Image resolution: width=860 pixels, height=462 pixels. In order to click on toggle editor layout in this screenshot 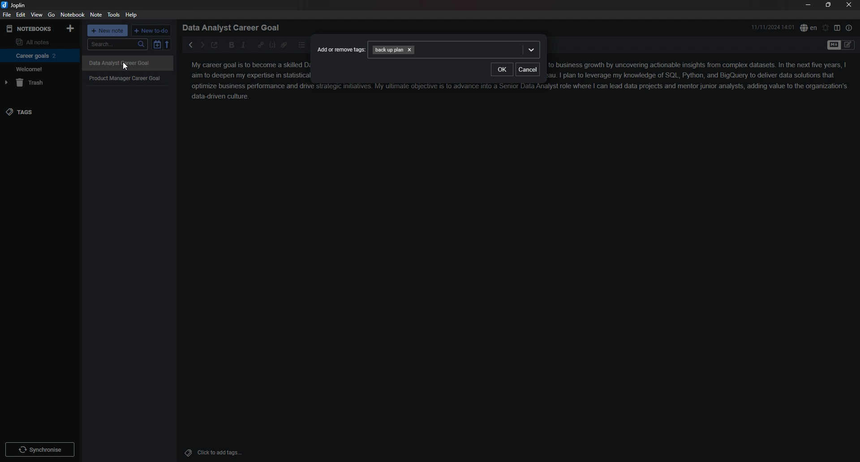, I will do `click(837, 27)`.